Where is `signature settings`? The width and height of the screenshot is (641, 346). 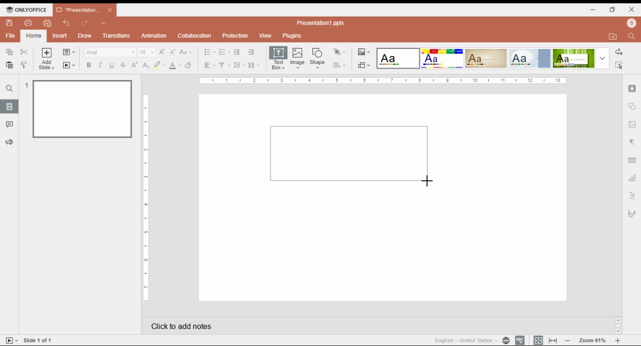 signature settings is located at coordinates (633, 213).